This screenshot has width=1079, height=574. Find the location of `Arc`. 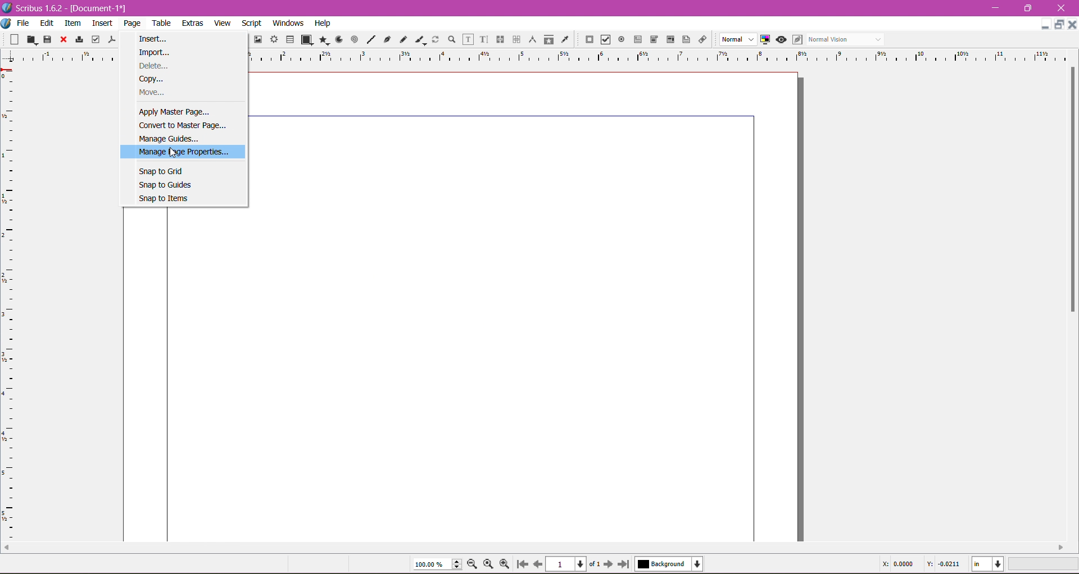

Arc is located at coordinates (338, 39).